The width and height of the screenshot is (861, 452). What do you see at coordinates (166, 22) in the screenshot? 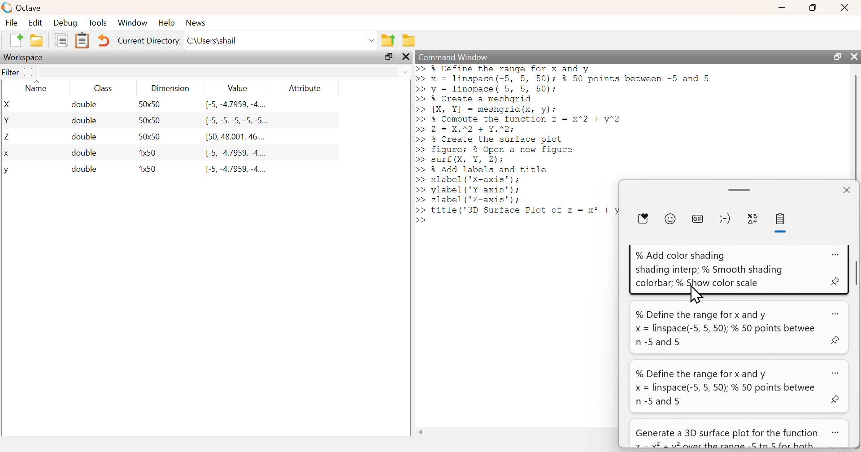
I see `Help` at bounding box center [166, 22].